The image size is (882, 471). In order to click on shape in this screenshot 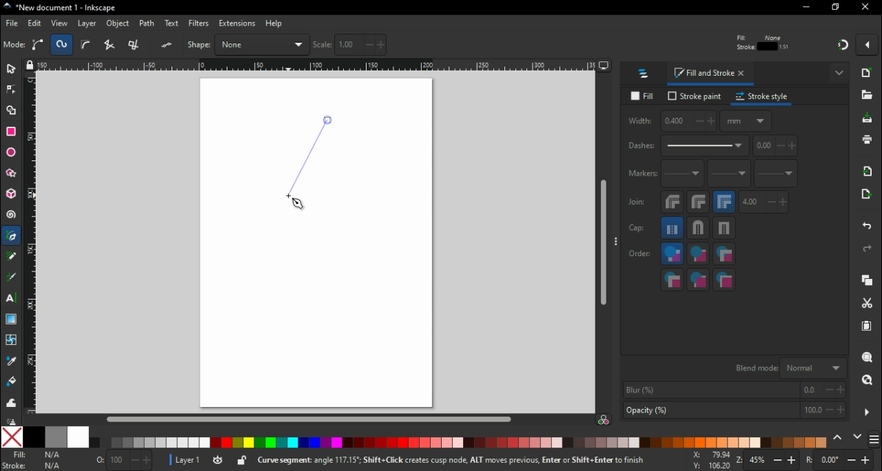, I will do `click(248, 44)`.